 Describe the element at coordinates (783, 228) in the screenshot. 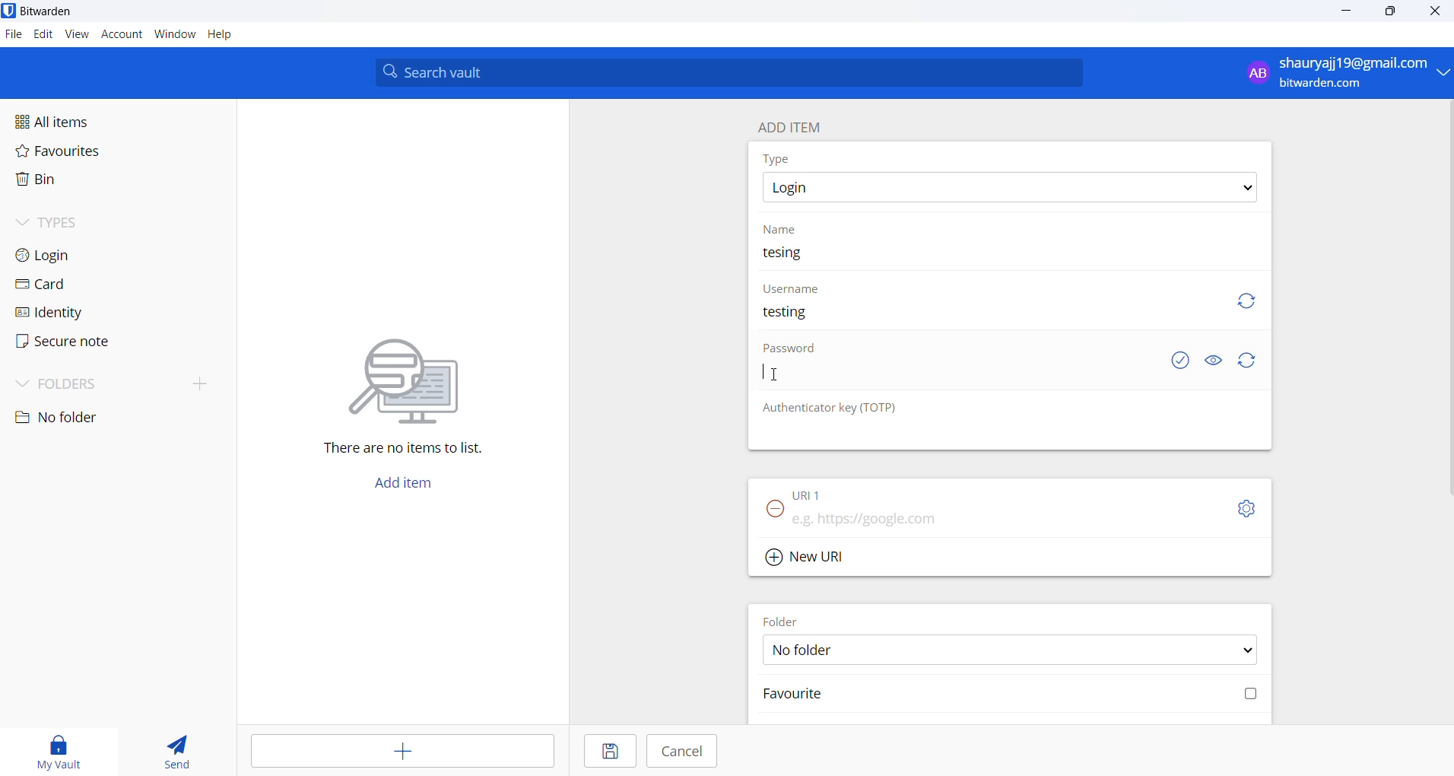

I see `Name` at that location.